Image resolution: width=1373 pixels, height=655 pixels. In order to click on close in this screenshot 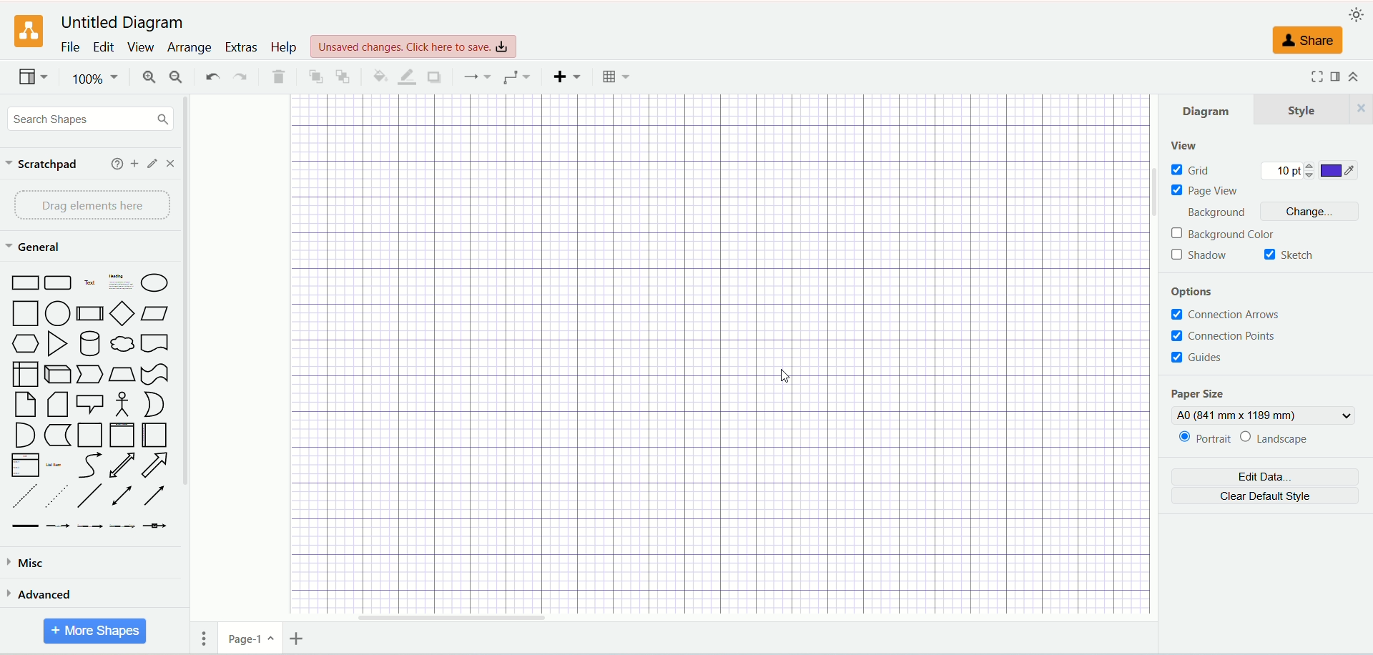, I will do `click(173, 163)`.